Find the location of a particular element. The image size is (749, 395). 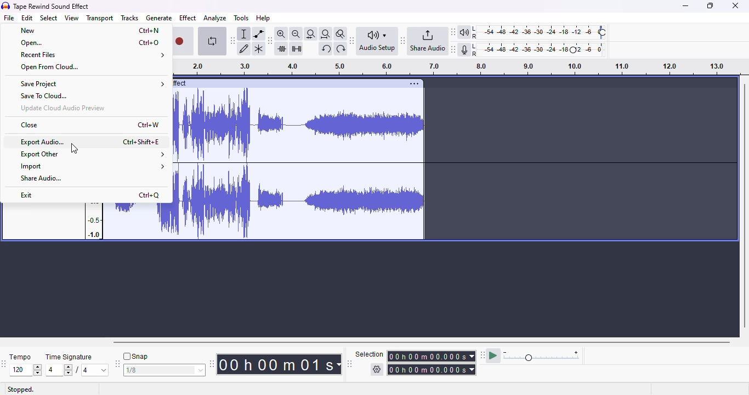

horizontal scrollbar is located at coordinates (422, 342).